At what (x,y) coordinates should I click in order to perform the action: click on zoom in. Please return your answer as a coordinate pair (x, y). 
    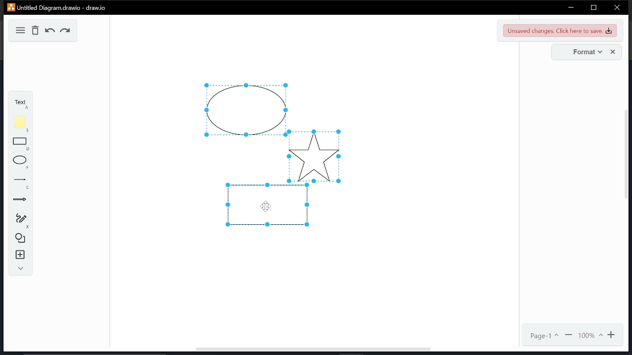
    Looking at the image, I should click on (613, 335).